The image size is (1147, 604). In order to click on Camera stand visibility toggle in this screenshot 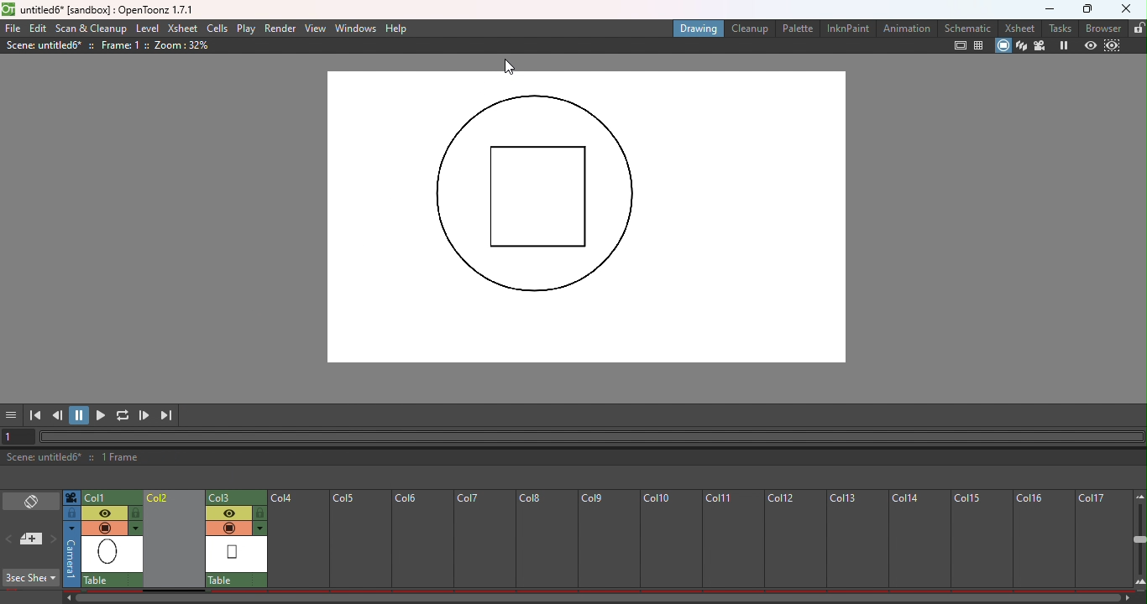, I will do `click(228, 528)`.